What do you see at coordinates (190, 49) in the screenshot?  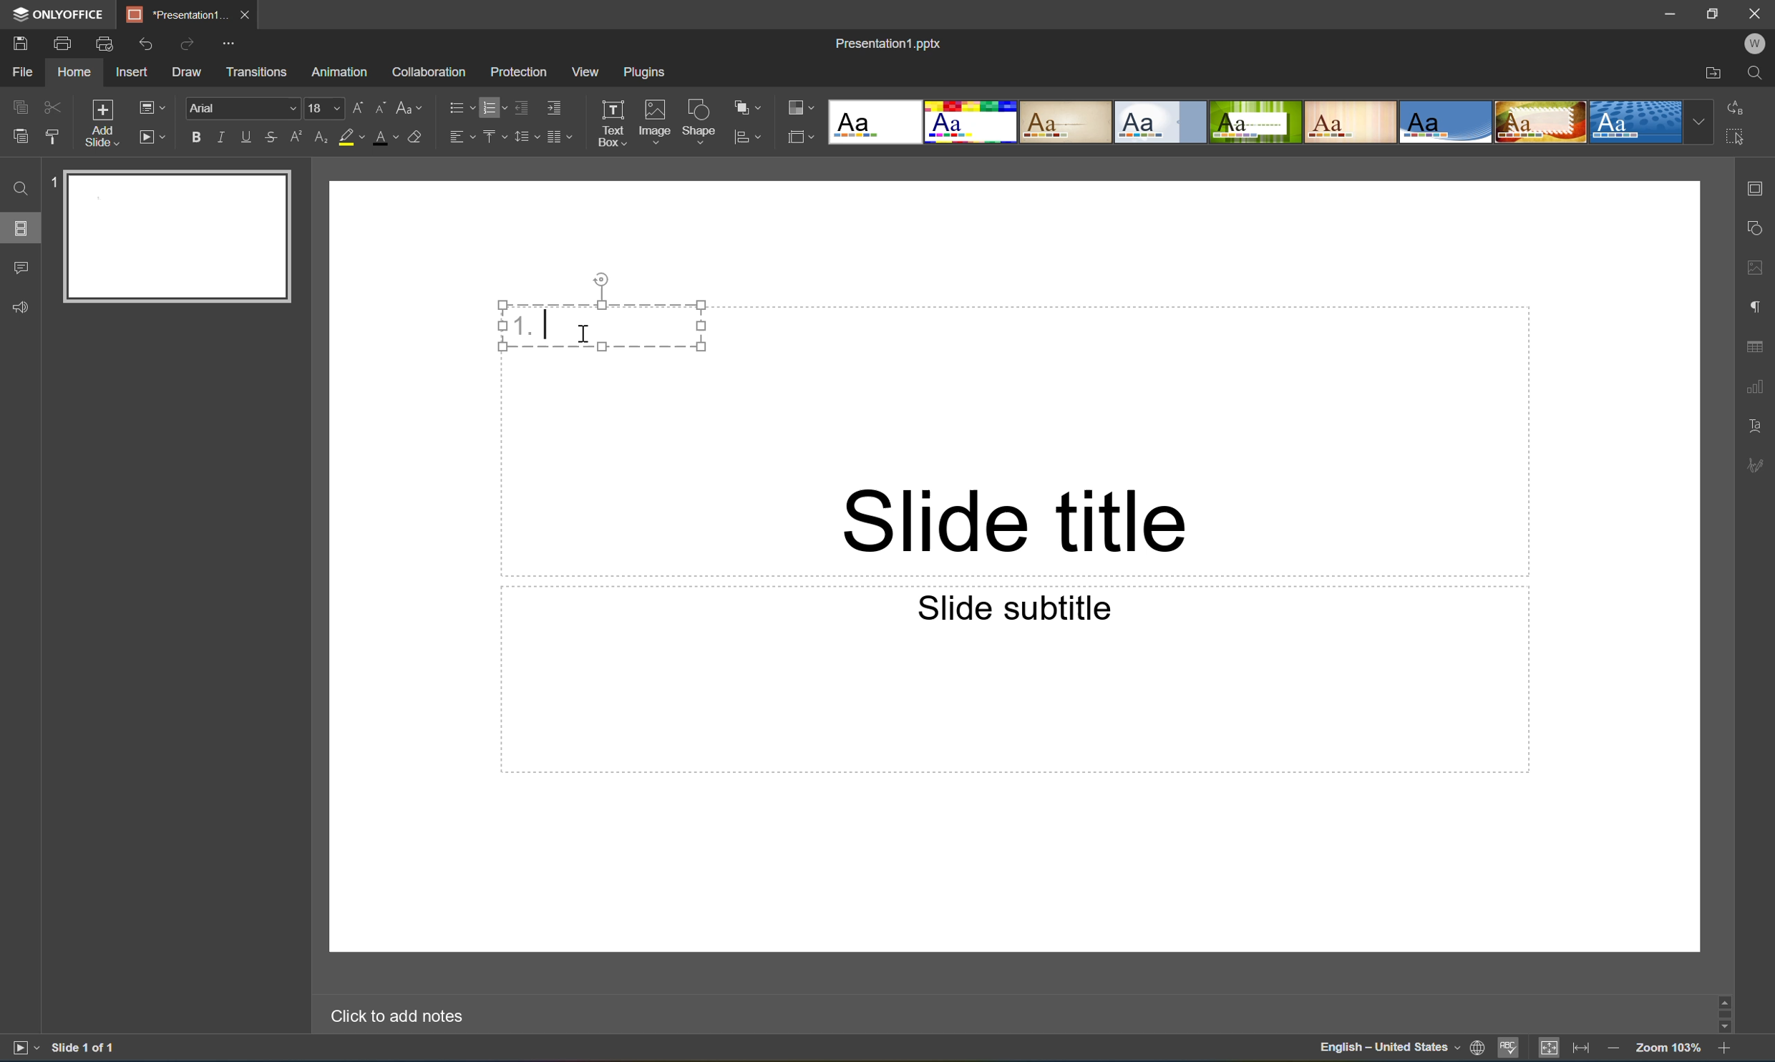 I see `Redo` at bounding box center [190, 49].